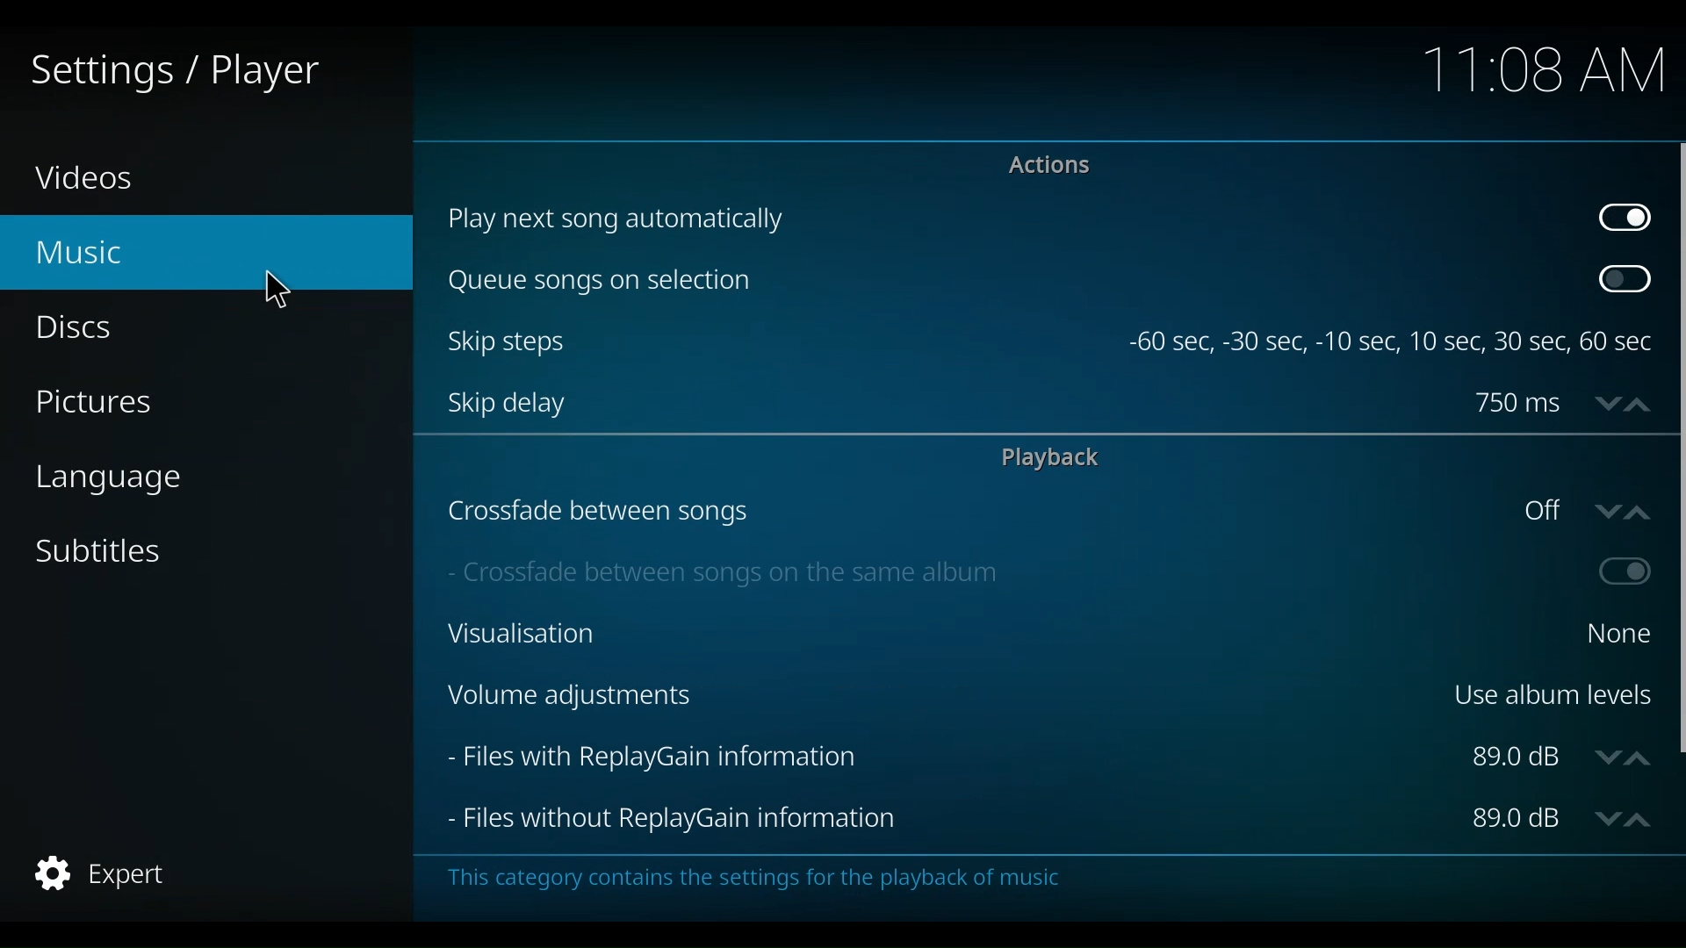 Image resolution: width=1686 pixels, height=948 pixels. I want to click on Crossfade between songs, so click(967, 510).